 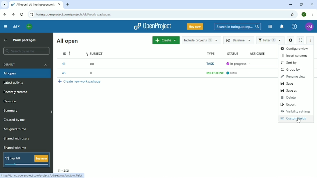 What do you see at coordinates (257, 53) in the screenshot?
I see `Assignee` at bounding box center [257, 53].